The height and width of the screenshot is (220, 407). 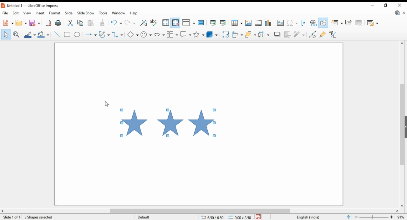 I want to click on toggle extrusions, so click(x=334, y=34).